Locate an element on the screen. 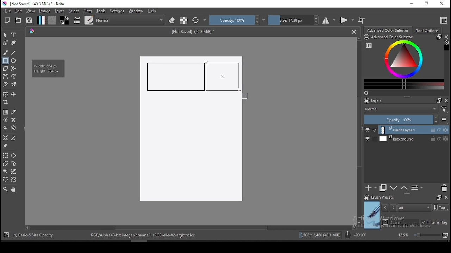 The width and height of the screenshot is (451, 253). save is located at coordinates (29, 20).